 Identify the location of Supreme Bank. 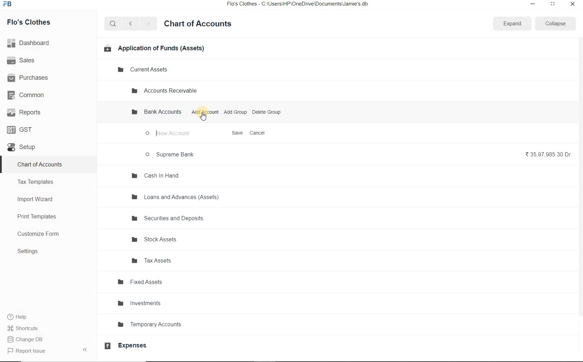
(171, 155).